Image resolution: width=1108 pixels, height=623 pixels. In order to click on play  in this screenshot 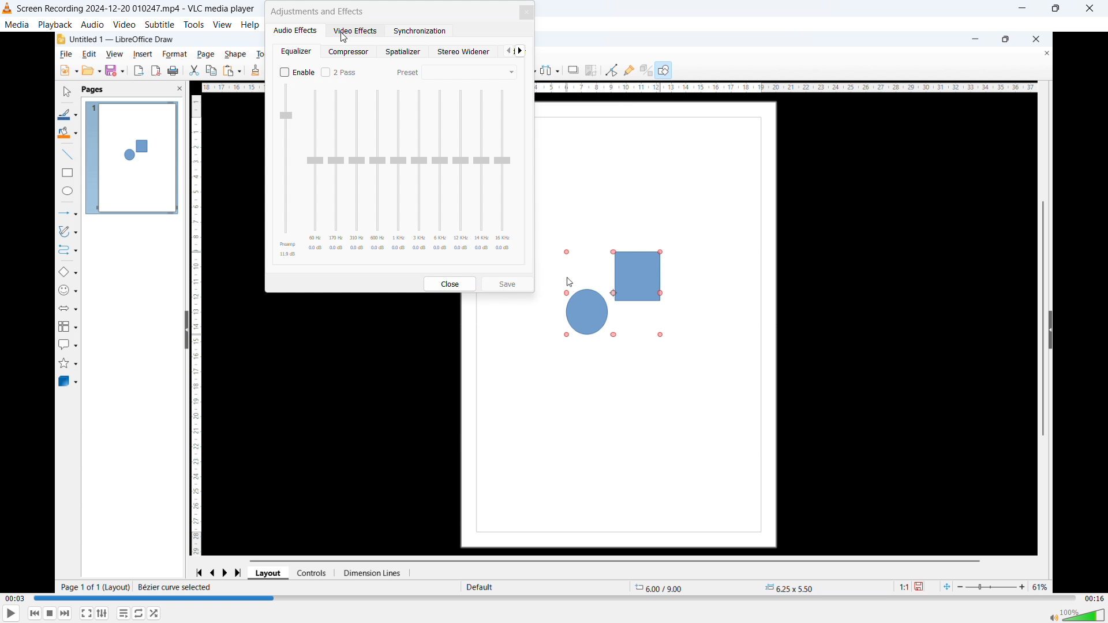, I will do `click(12, 613)`.